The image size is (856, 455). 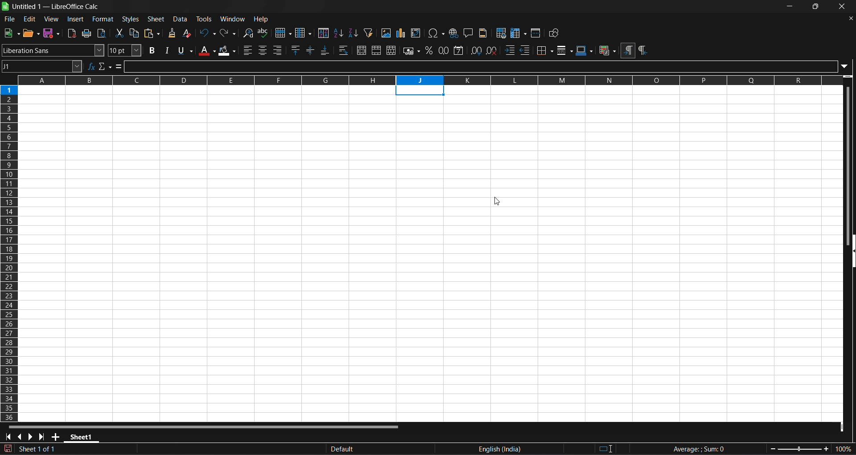 I want to click on scroll to first sheet, so click(x=7, y=437).